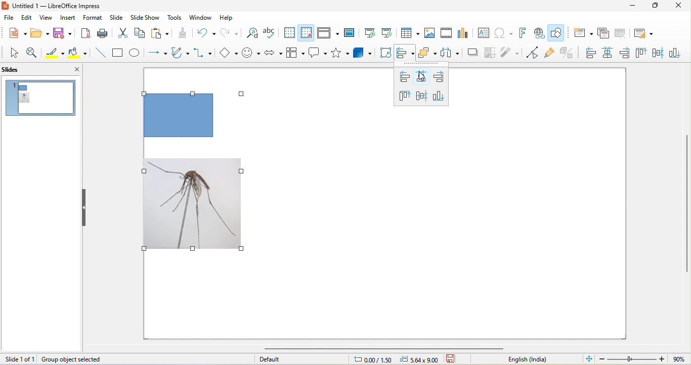 This screenshot has height=365, width=691. Describe the element at coordinates (371, 33) in the screenshot. I see `start from first slide` at that location.